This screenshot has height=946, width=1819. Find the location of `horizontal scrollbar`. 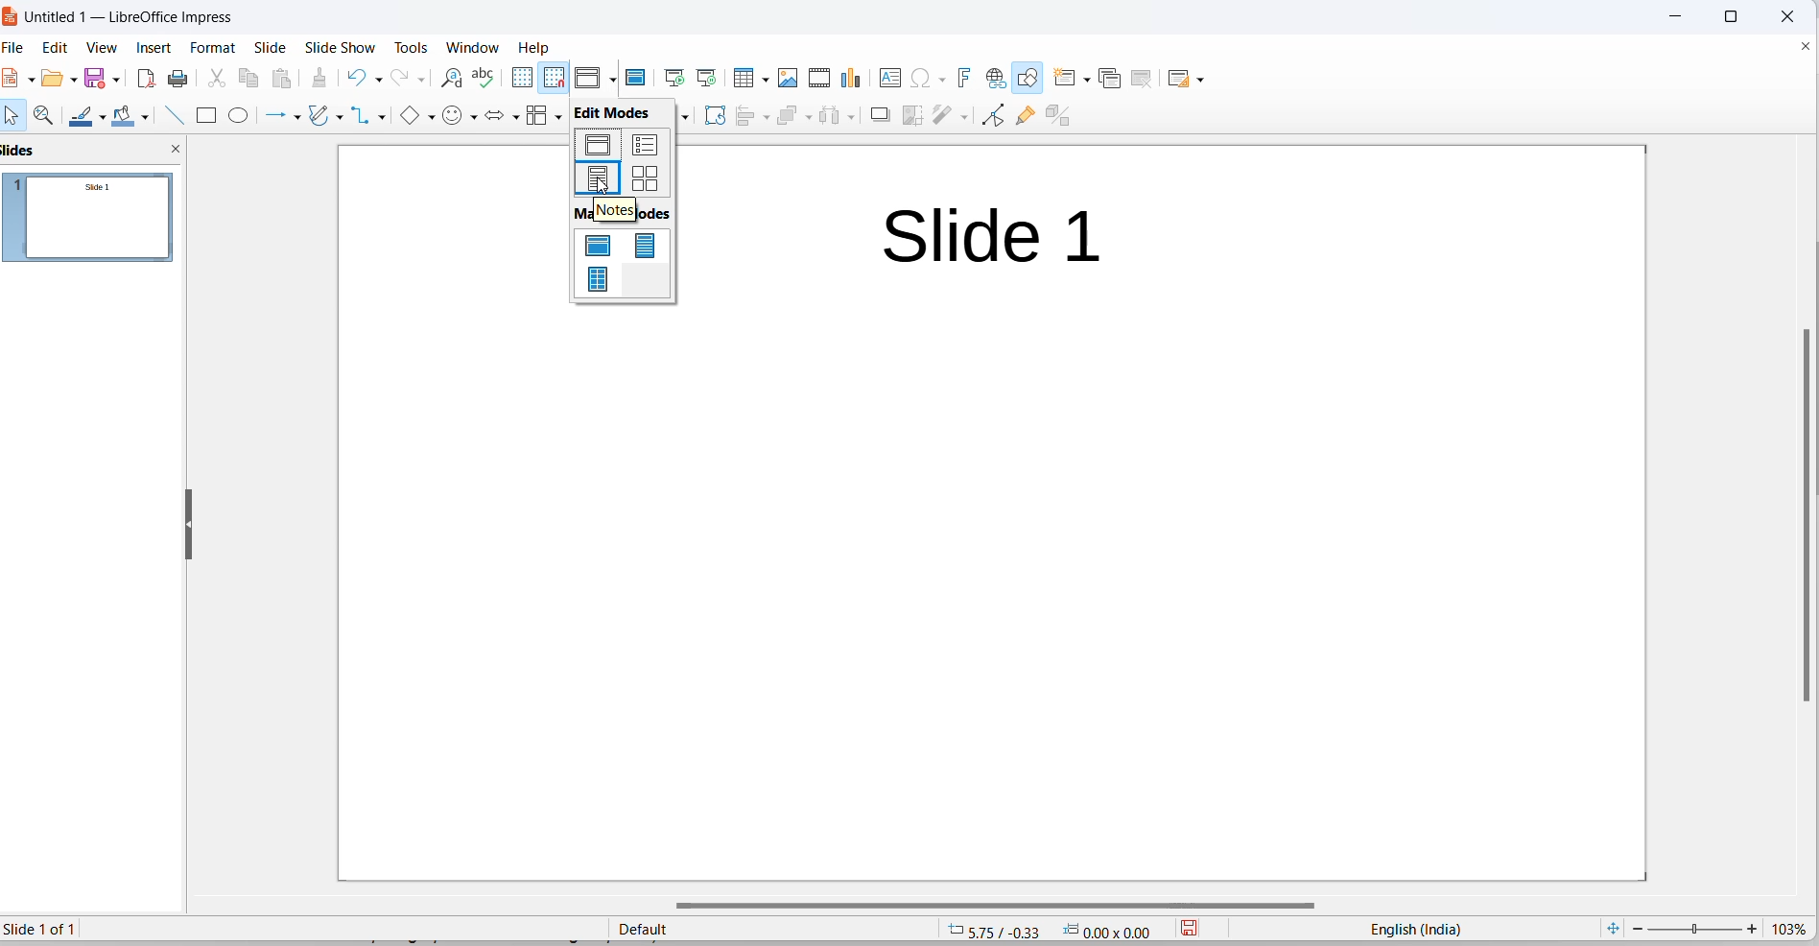

horizontal scrollbar is located at coordinates (1008, 909).